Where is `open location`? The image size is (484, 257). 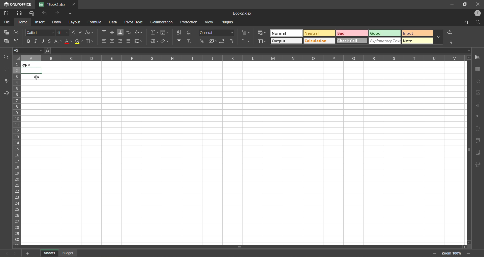
open location is located at coordinates (465, 22).